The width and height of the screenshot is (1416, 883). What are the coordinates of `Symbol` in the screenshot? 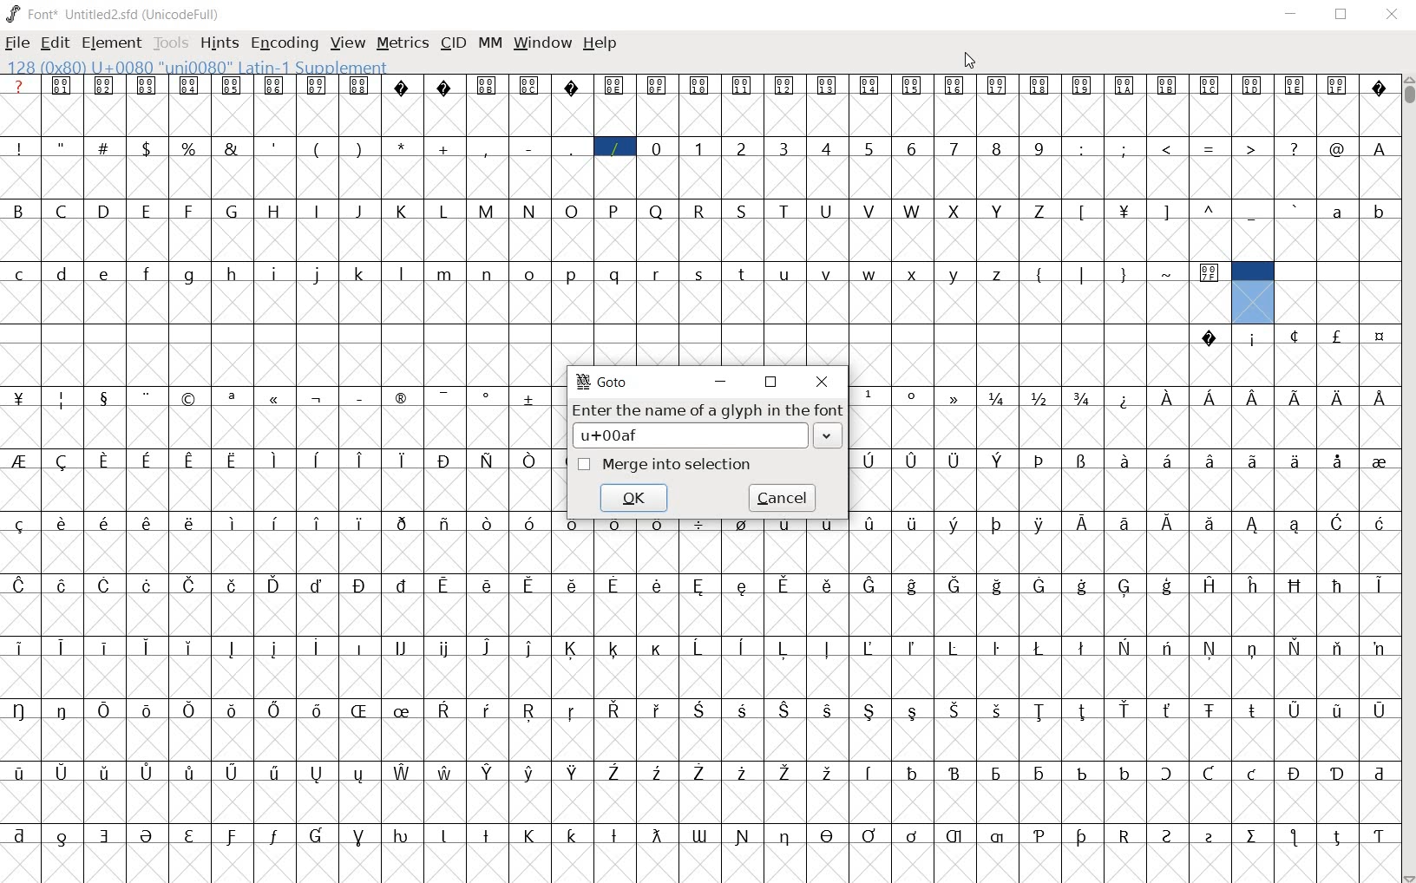 It's located at (1297, 648).